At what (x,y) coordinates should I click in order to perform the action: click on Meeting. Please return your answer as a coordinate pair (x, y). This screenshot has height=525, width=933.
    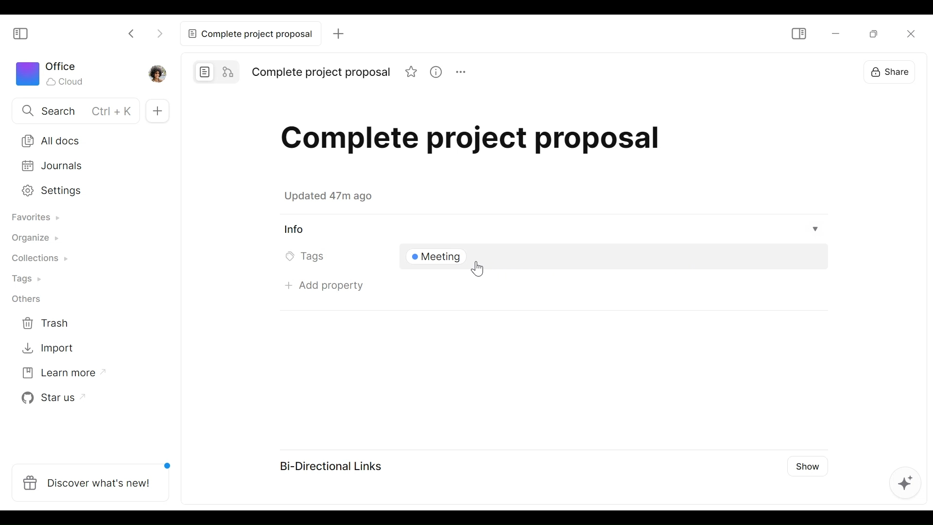
    Looking at the image, I should click on (439, 258).